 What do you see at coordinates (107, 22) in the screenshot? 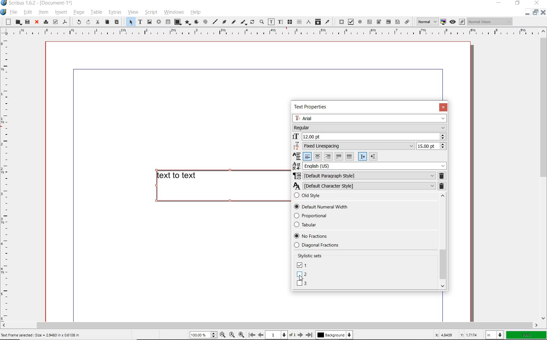
I see `copy` at bounding box center [107, 22].